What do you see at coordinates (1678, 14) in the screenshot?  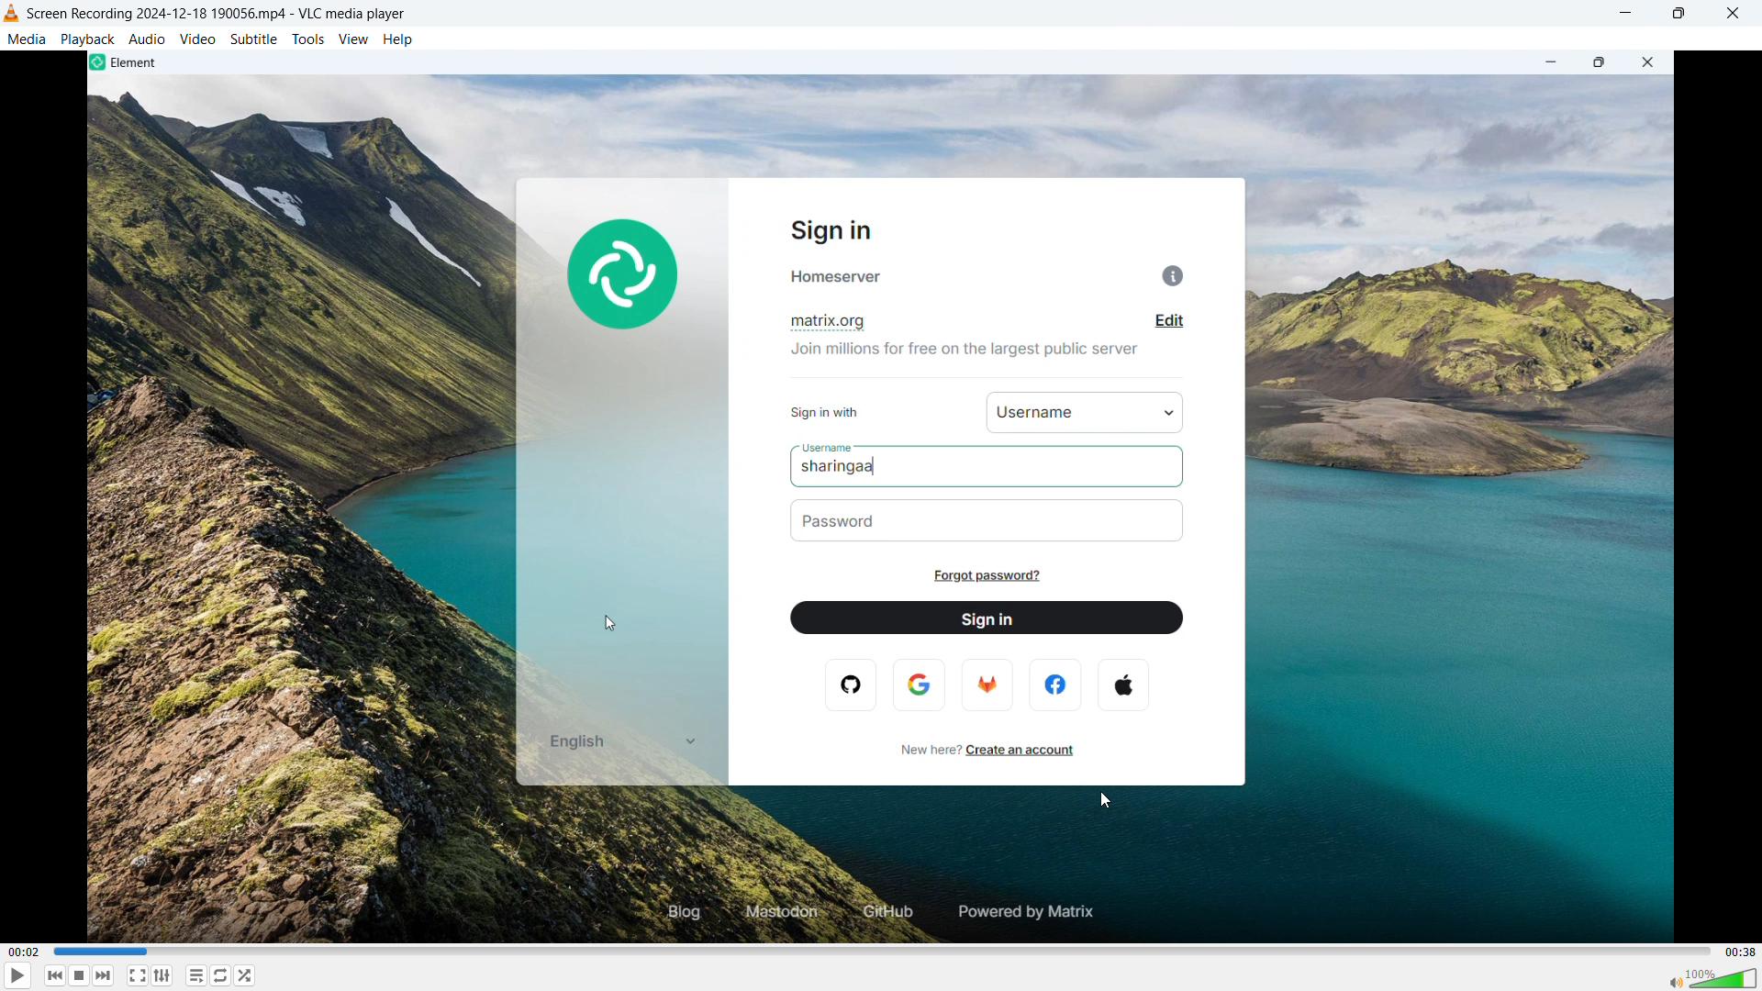 I see `Maximise ` at bounding box center [1678, 14].